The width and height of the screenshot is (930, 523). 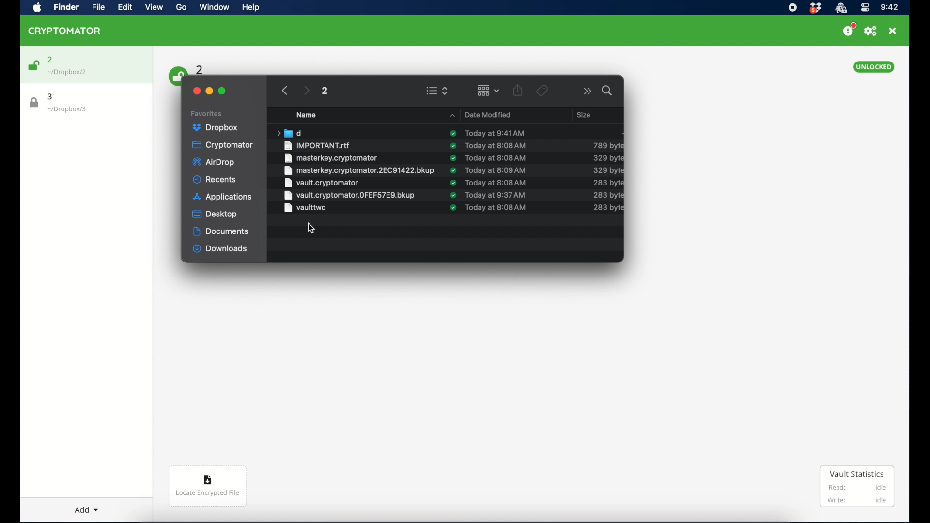 What do you see at coordinates (216, 214) in the screenshot?
I see `desktop` at bounding box center [216, 214].